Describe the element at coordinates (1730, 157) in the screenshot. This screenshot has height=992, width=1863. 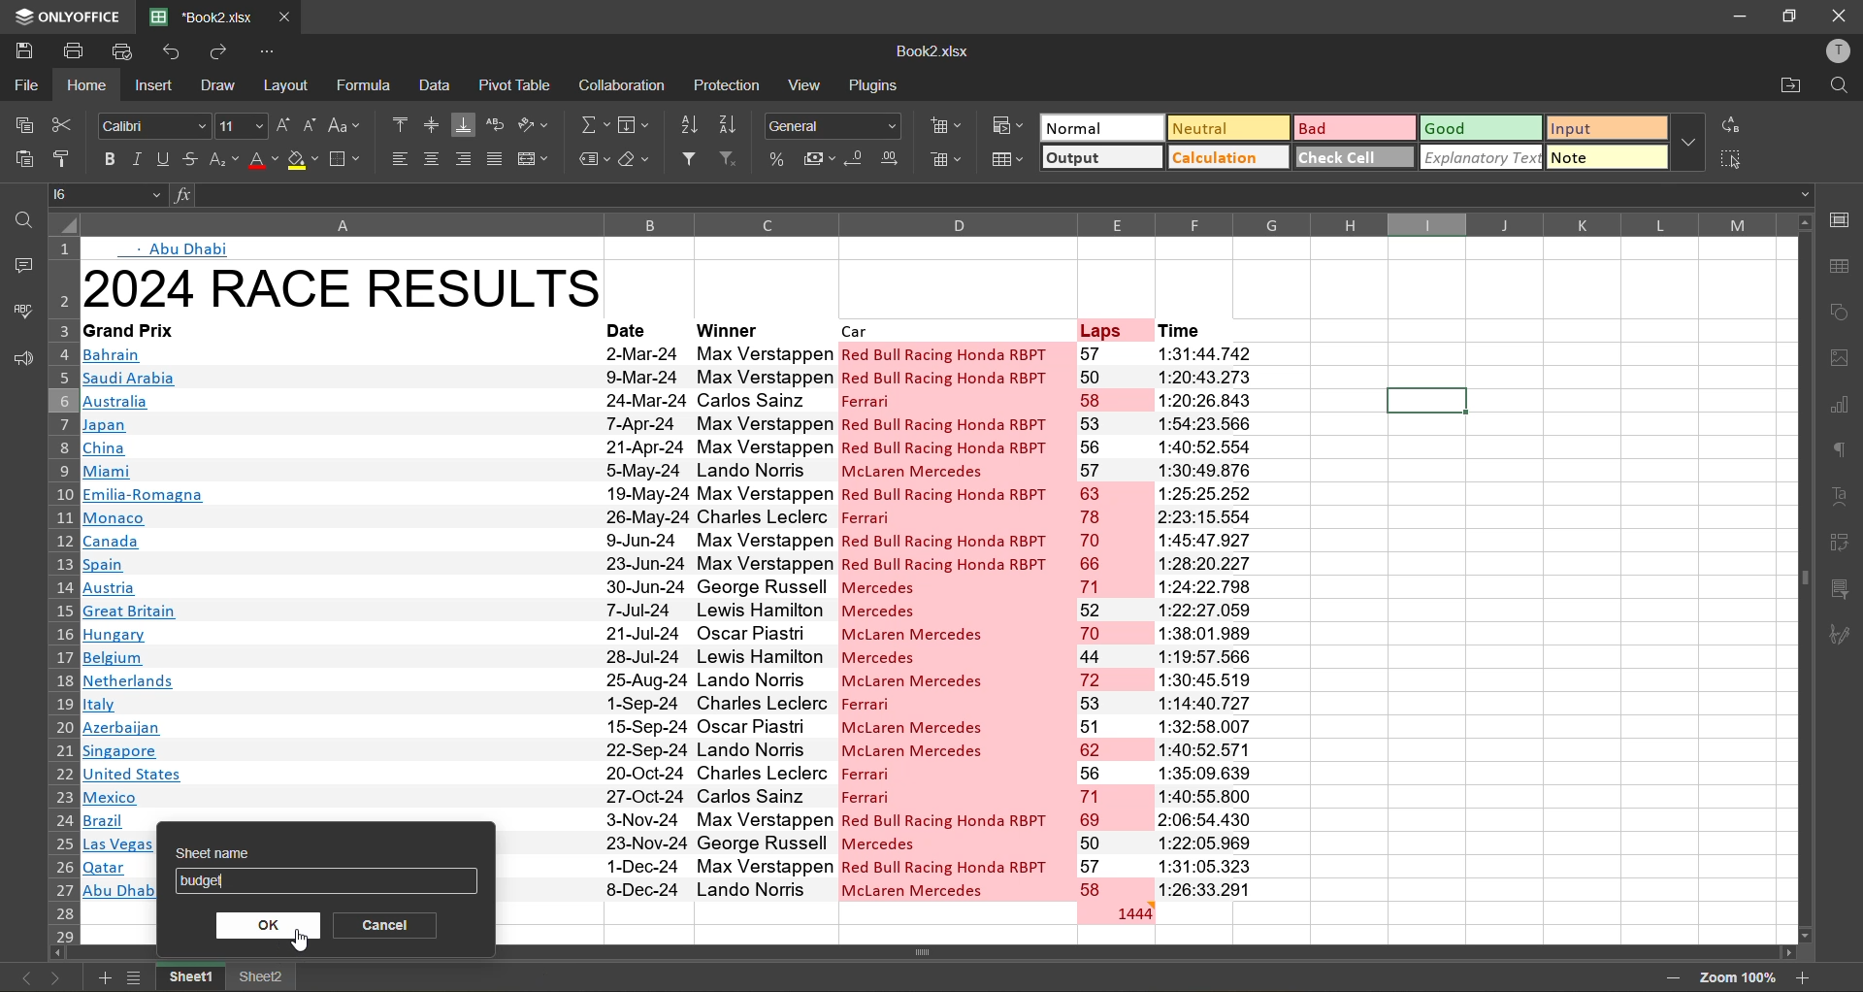
I see `select all` at that location.